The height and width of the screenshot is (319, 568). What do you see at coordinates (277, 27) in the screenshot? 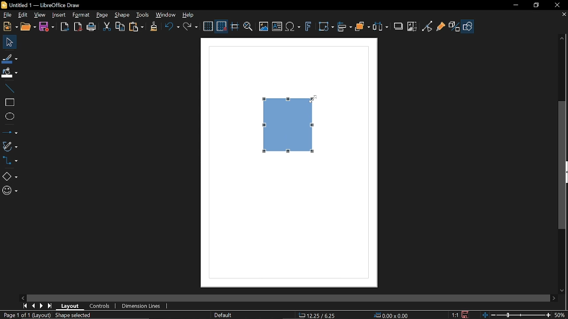
I see `Add text` at bounding box center [277, 27].